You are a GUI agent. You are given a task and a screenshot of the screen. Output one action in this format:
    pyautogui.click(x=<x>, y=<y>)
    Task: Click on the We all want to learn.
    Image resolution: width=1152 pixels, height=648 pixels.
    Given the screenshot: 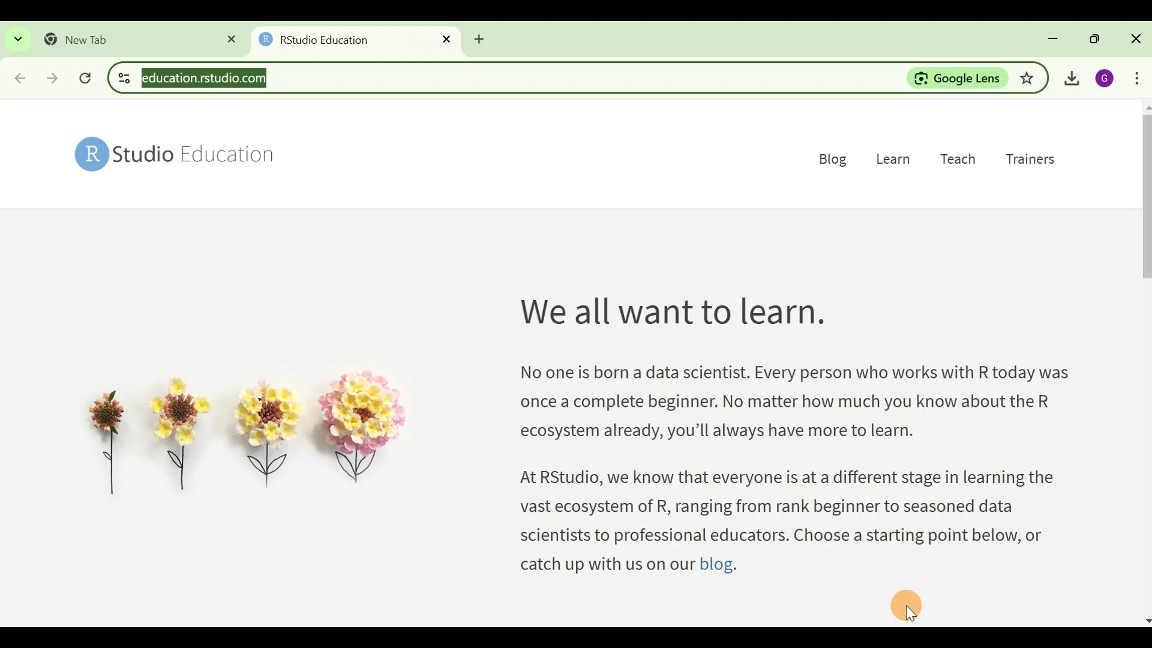 What is the action you would take?
    pyautogui.click(x=669, y=316)
    